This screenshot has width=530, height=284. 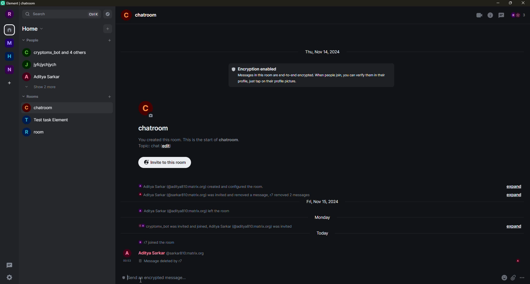 I want to click on room, so click(x=50, y=120).